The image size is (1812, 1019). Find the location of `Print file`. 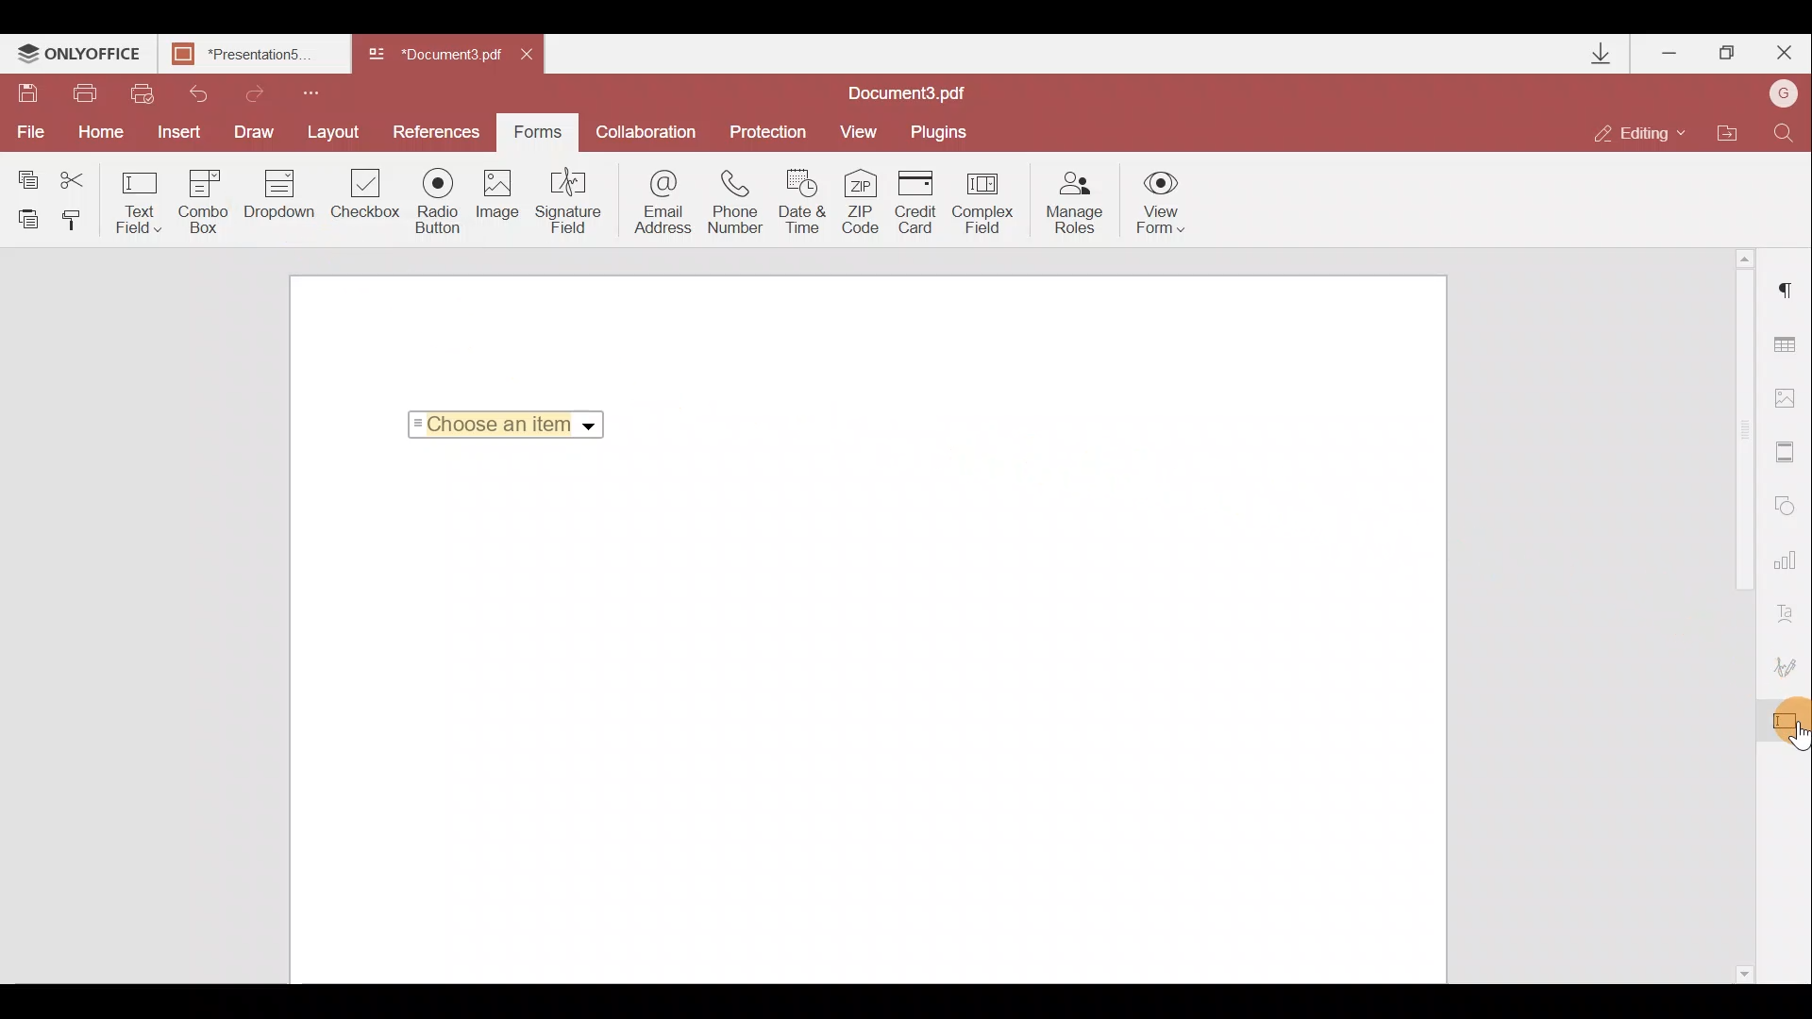

Print file is located at coordinates (91, 93).